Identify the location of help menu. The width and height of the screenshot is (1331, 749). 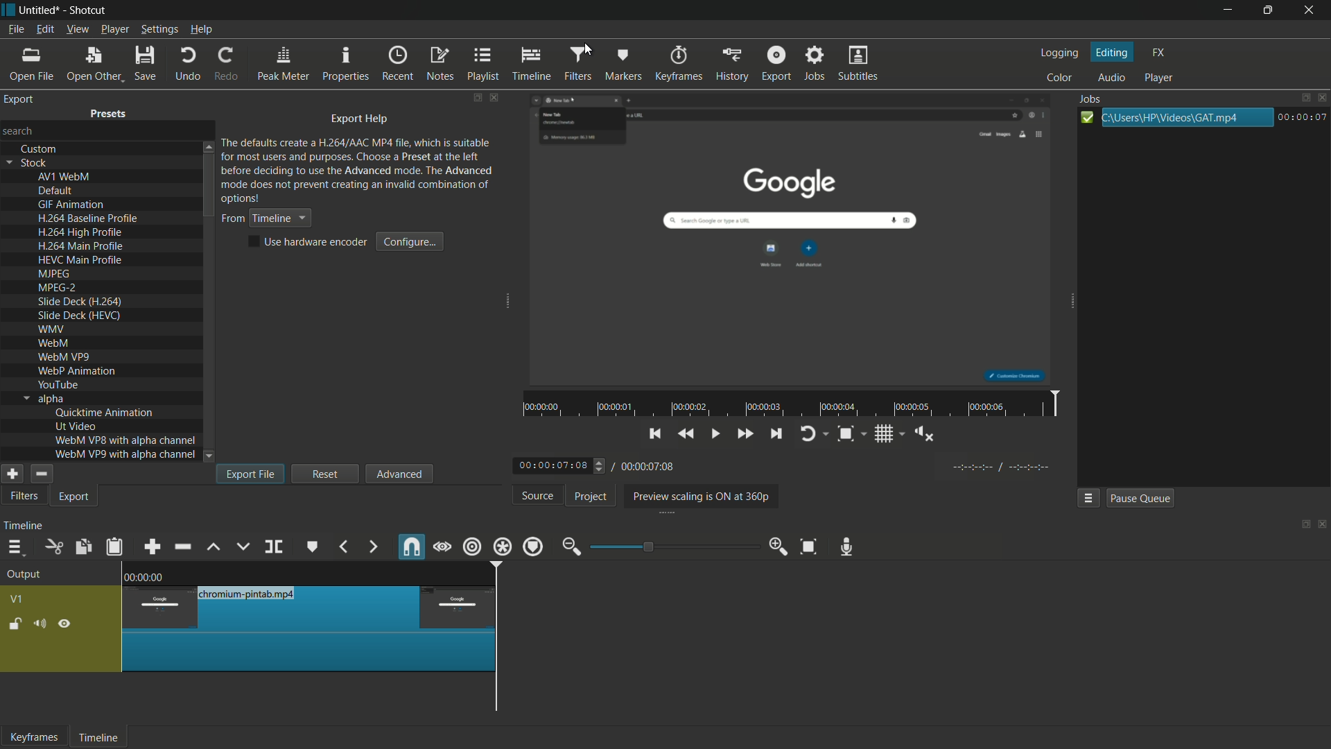
(202, 30).